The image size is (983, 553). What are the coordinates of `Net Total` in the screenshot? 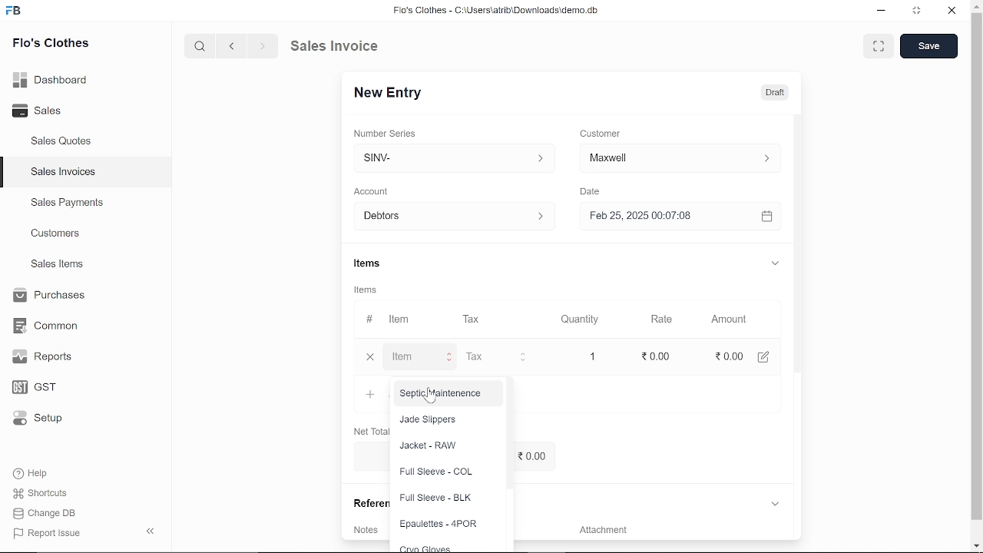 It's located at (372, 431).